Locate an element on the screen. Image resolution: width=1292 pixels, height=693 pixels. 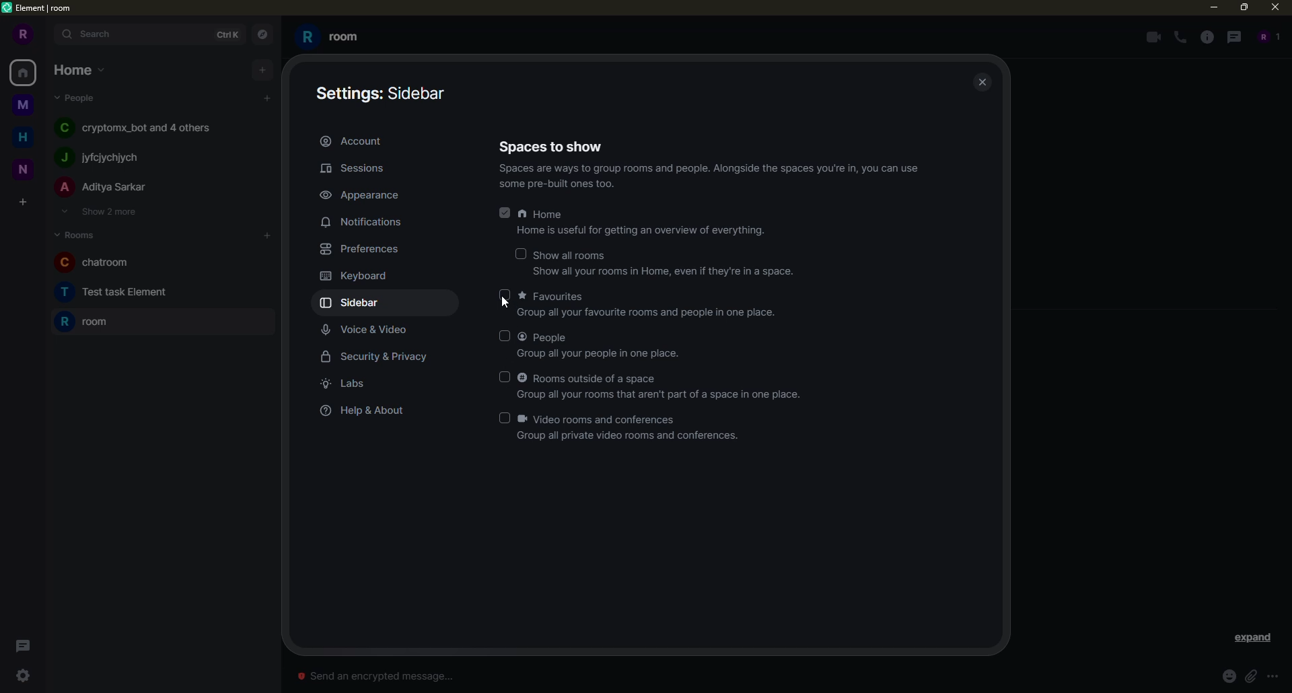
‘Show all your rooms in Home, even if they're in a space. is located at coordinates (649, 276).